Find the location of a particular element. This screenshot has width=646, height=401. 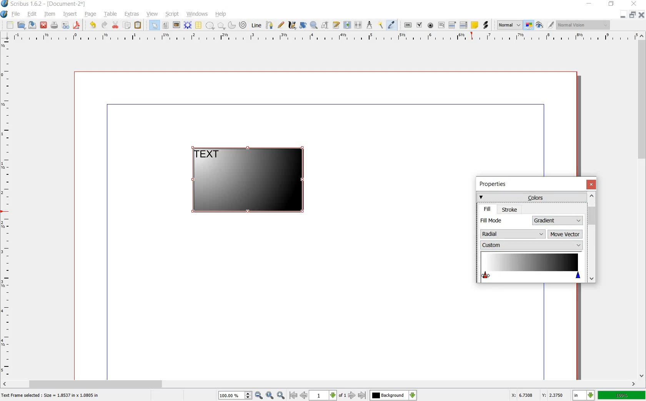

restore is located at coordinates (611, 5).